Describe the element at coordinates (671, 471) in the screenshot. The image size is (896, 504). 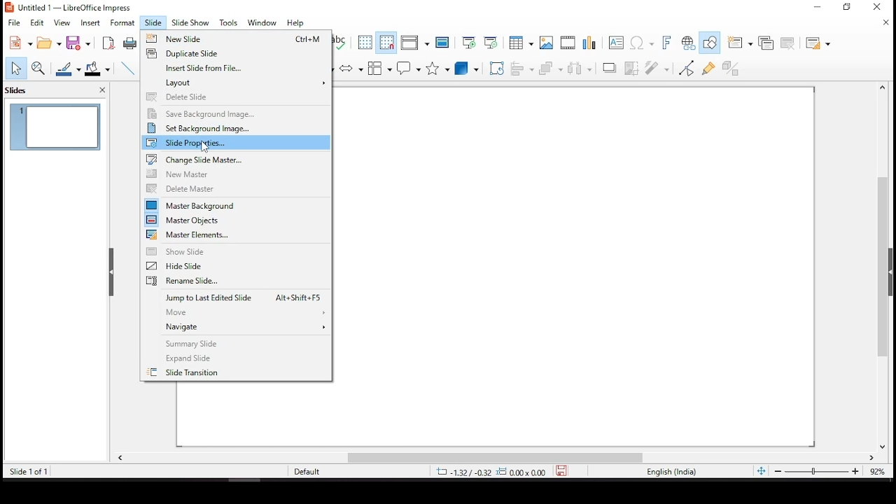
I see `english (india)` at that location.